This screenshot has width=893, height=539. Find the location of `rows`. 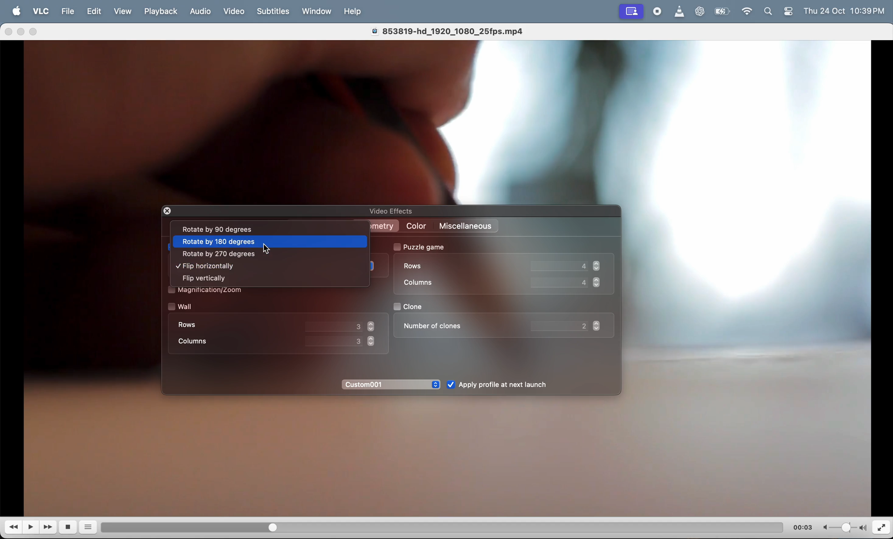

rows is located at coordinates (188, 326).